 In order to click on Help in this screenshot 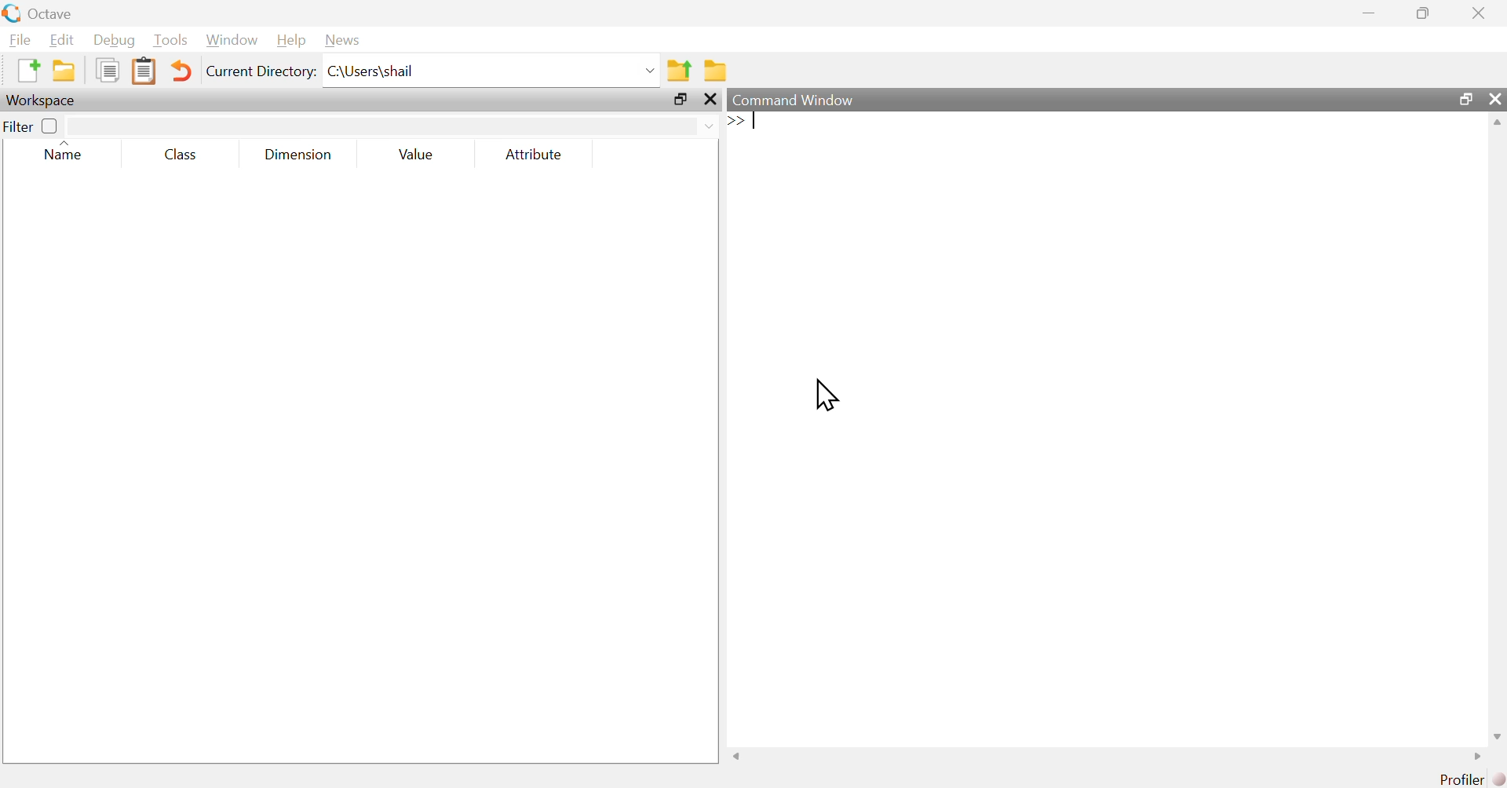, I will do `click(289, 41)`.